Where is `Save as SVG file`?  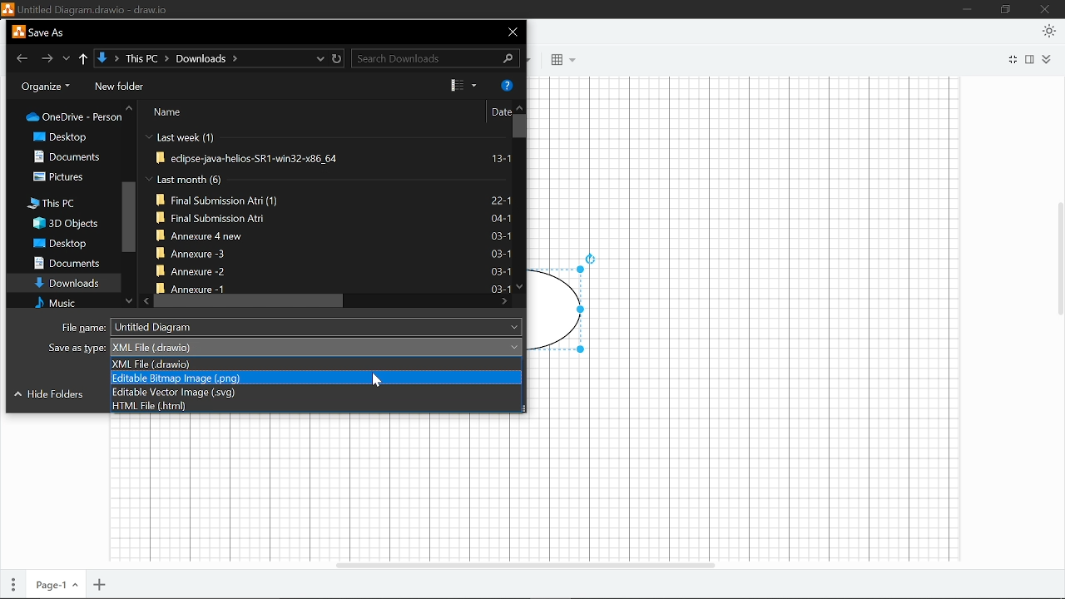 Save as SVG file is located at coordinates (319, 391).